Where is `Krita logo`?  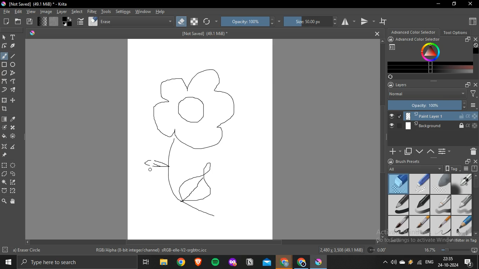
Krita logo is located at coordinates (32, 33).